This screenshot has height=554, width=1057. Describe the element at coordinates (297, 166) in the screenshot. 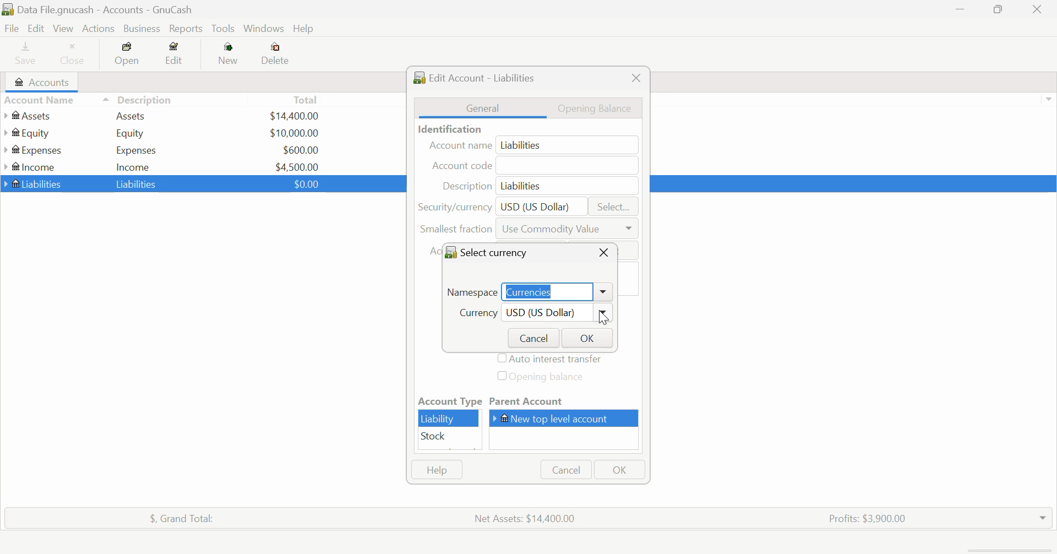

I see `USD` at that location.